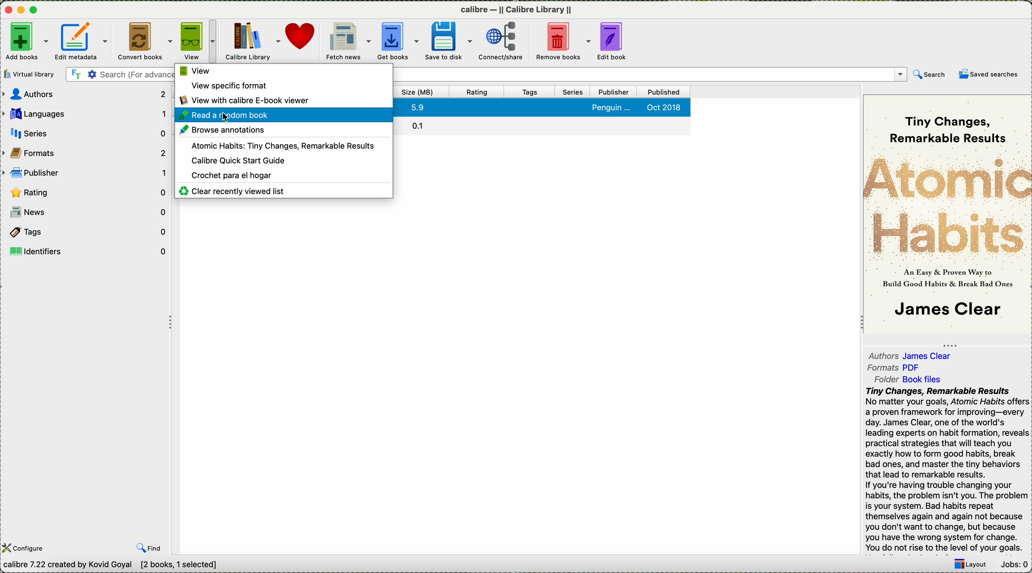 Image resolution: width=1032 pixels, height=573 pixels. Describe the element at coordinates (663, 92) in the screenshot. I see `published` at that location.